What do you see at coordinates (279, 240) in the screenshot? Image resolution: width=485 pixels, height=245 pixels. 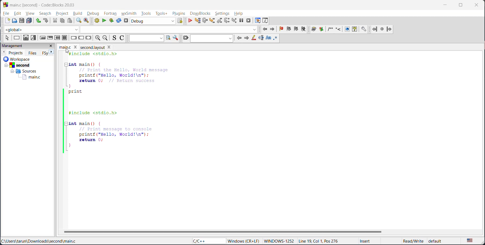 I see `Windows-1252` at bounding box center [279, 240].